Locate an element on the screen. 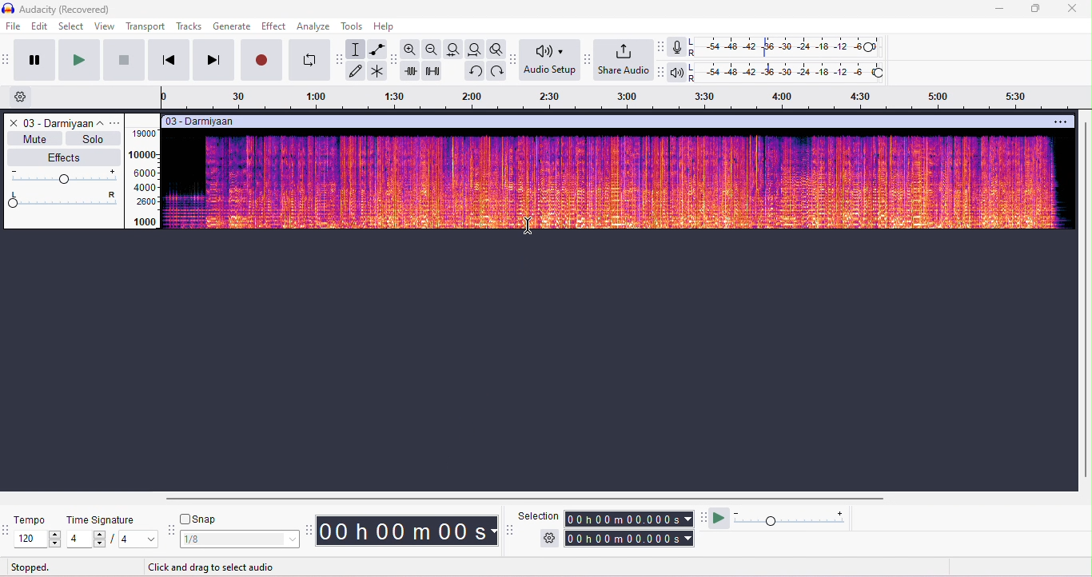 The height and width of the screenshot is (577, 1092). click and drag to select audio is located at coordinates (213, 568).